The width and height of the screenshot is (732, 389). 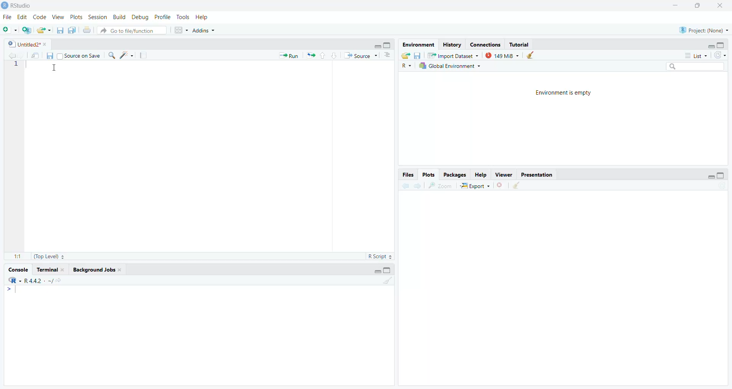 What do you see at coordinates (27, 43) in the screenshot?
I see `Untitled2*` at bounding box center [27, 43].